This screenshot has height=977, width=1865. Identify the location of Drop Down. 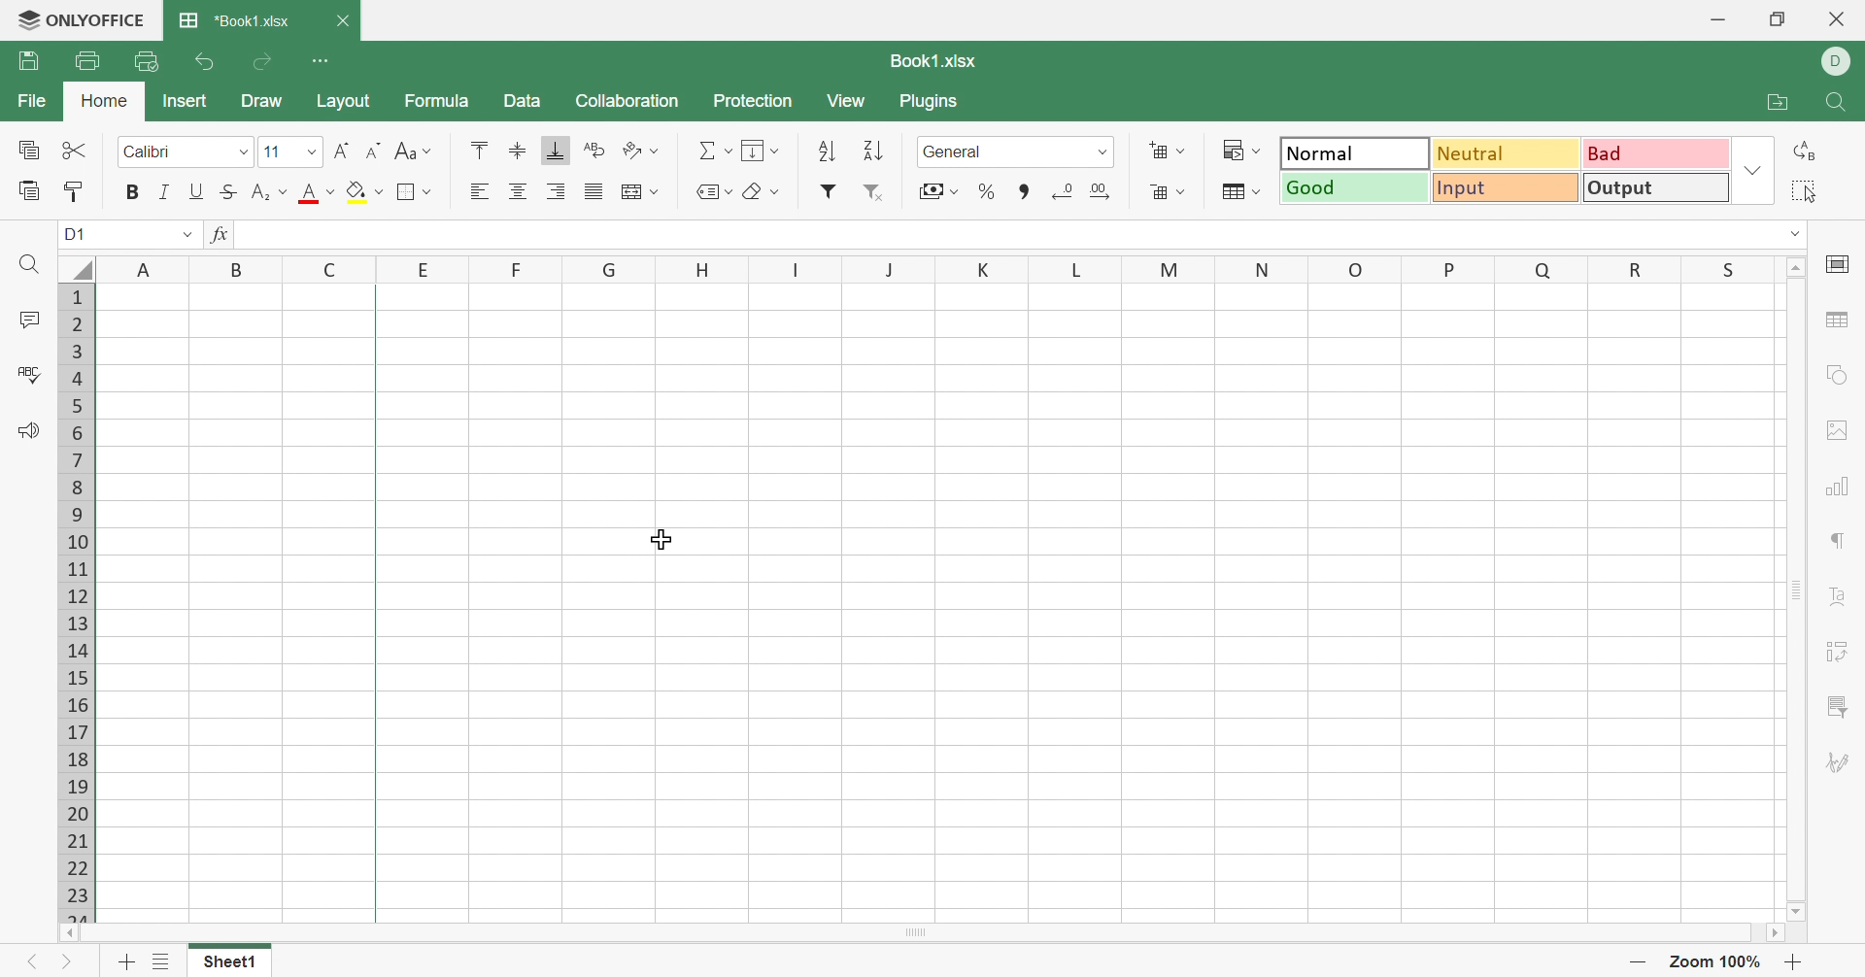
(955, 191).